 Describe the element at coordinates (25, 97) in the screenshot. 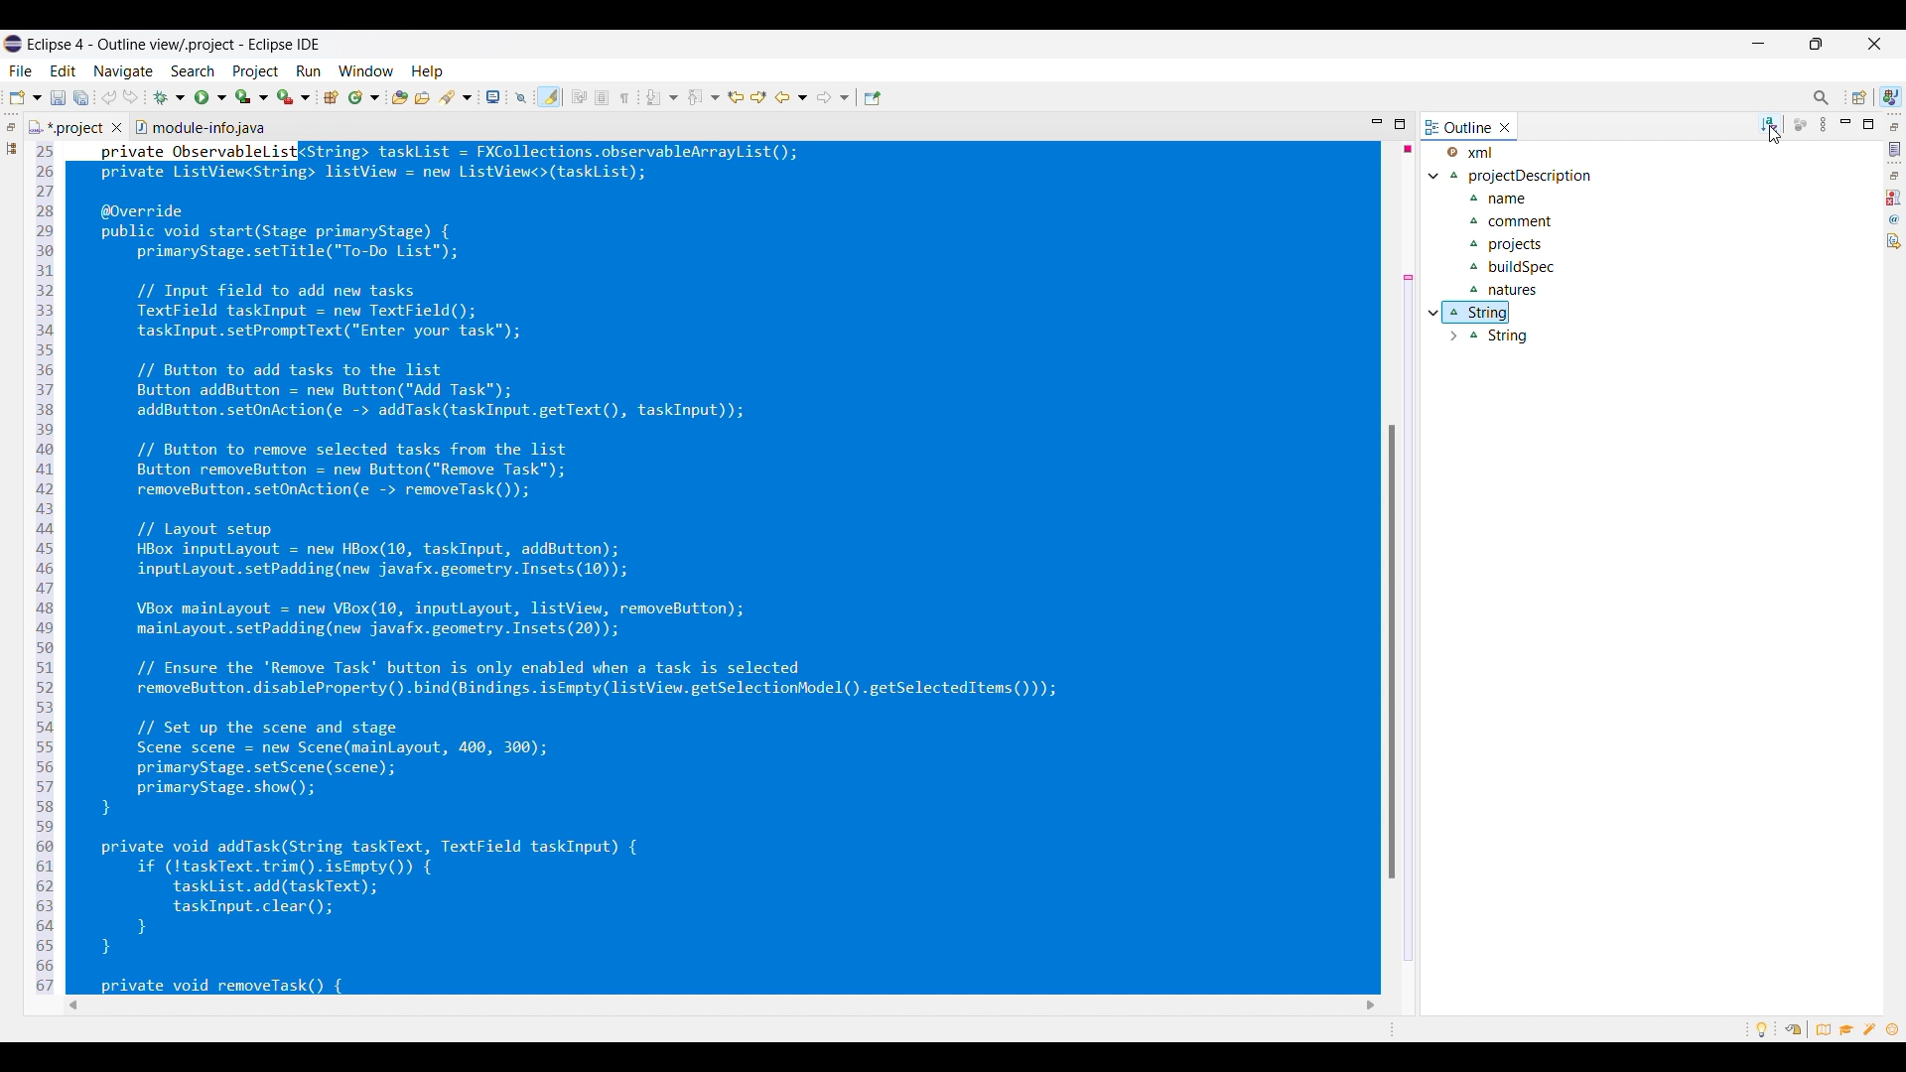

I see `New options` at that location.